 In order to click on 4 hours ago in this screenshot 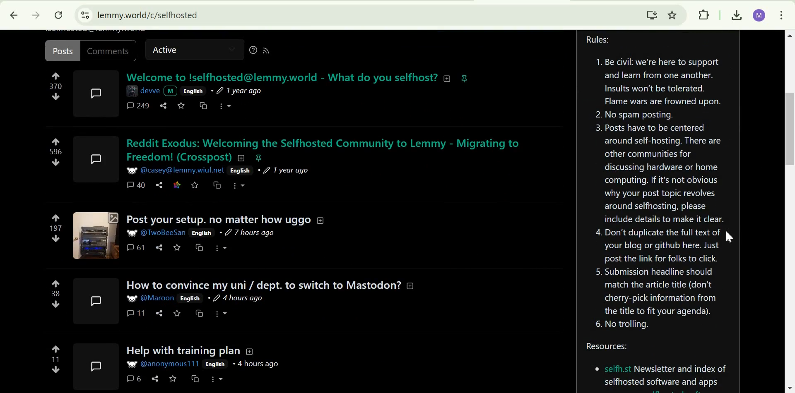, I will do `click(235, 298)`.